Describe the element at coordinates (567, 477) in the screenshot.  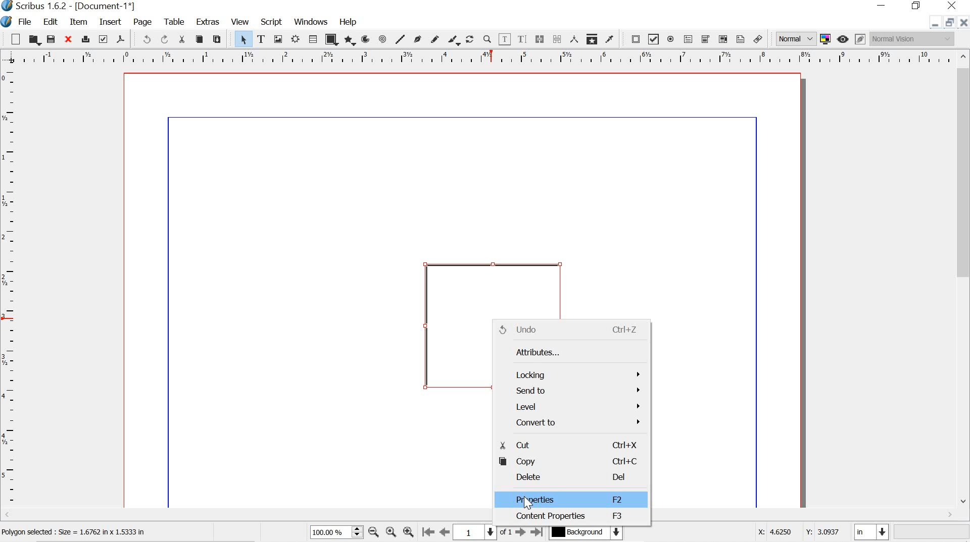
I see `delete` at that location.